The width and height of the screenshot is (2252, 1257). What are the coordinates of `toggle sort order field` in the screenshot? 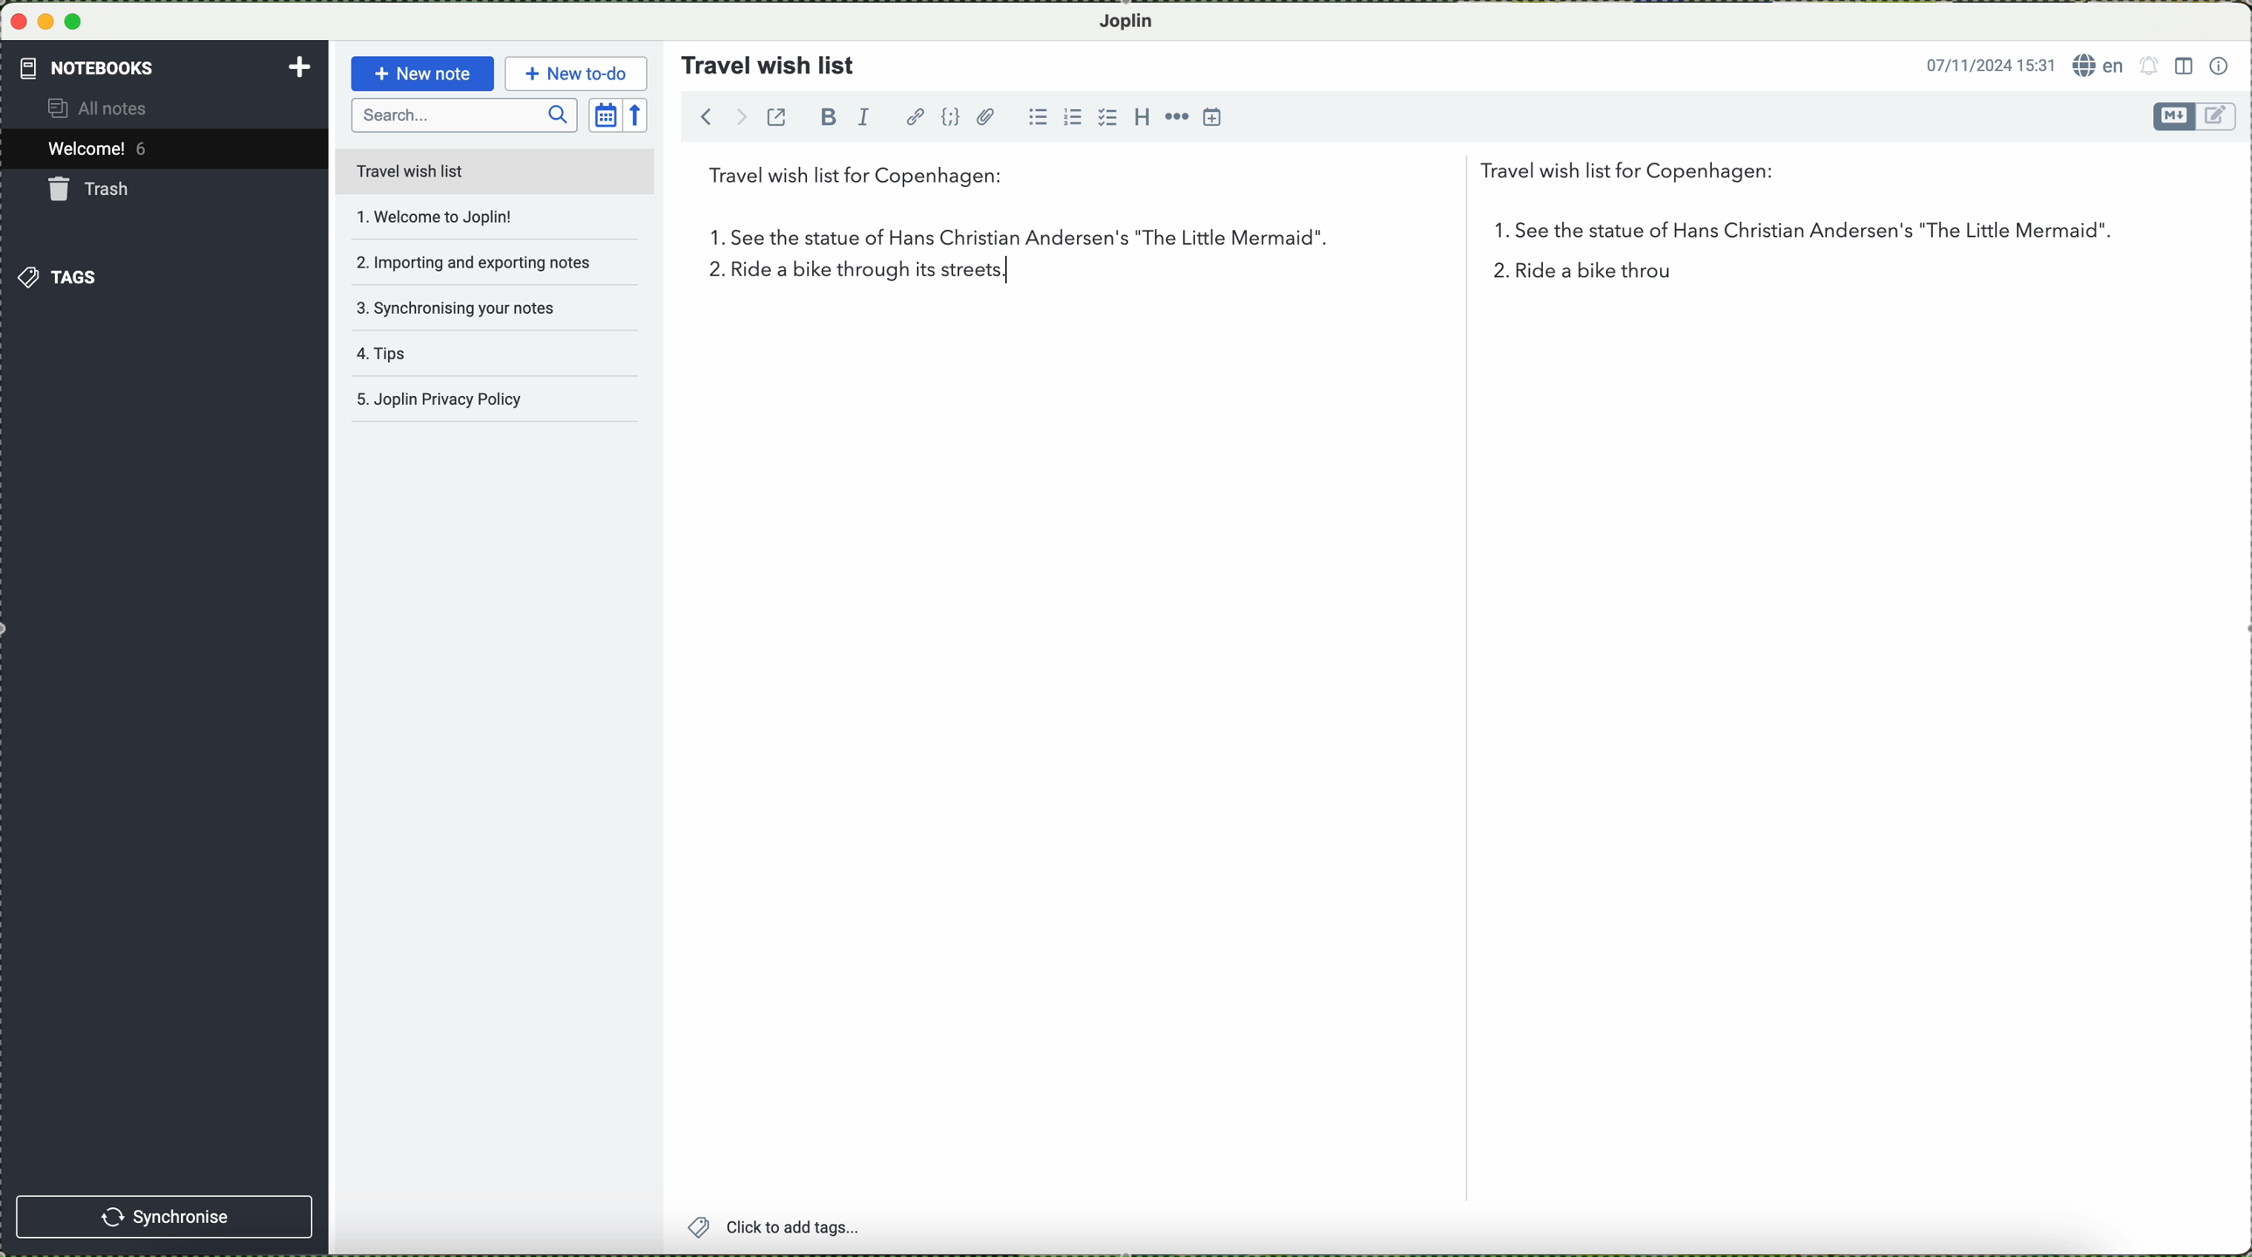 It's located at (604, 114).